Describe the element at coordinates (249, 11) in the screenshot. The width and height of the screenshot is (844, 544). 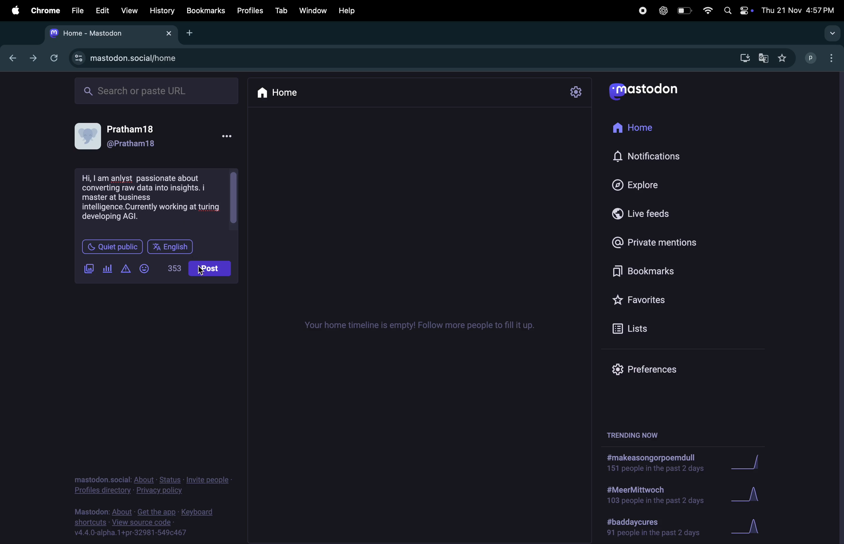
I see `profiles` at that location.